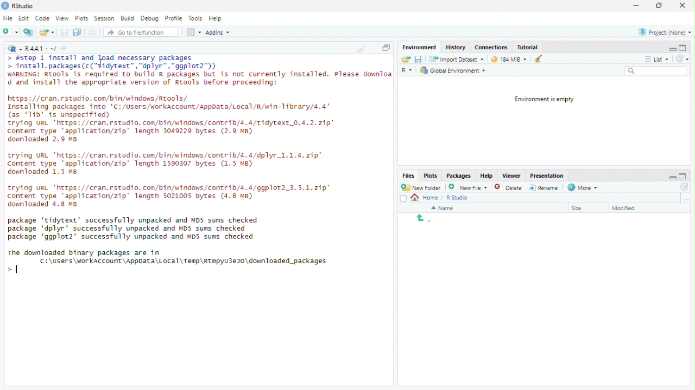 The image size is (695, 390). Describe the element at coordinates (672, 48) in the screenshot. I see `Minimize` at that location.